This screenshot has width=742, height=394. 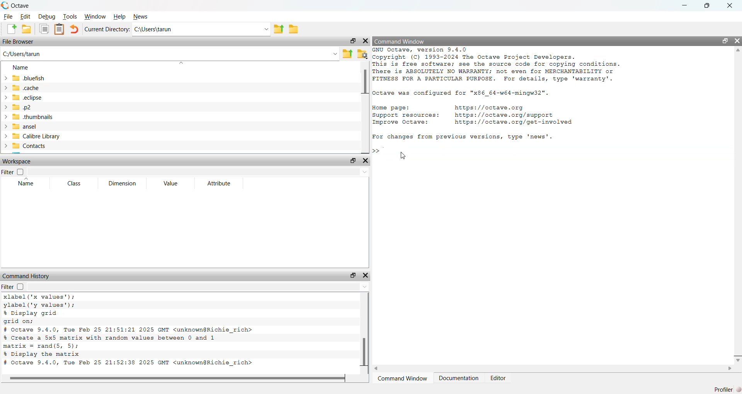 What do you see at coordinates (168, 183) in the screenshot?
I see `Value` at bounding box center [168, 183].